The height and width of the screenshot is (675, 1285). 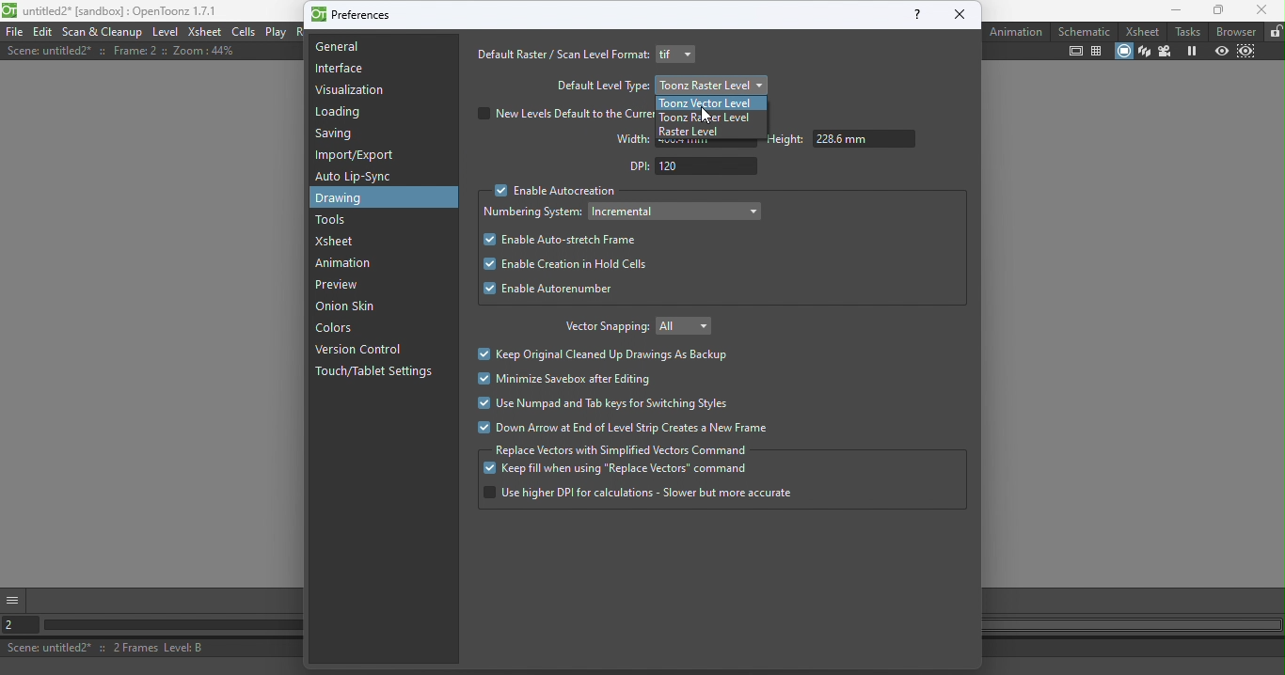 I want to click on Keep original cleaned up drawings as backup, so click(x=608, y=354).